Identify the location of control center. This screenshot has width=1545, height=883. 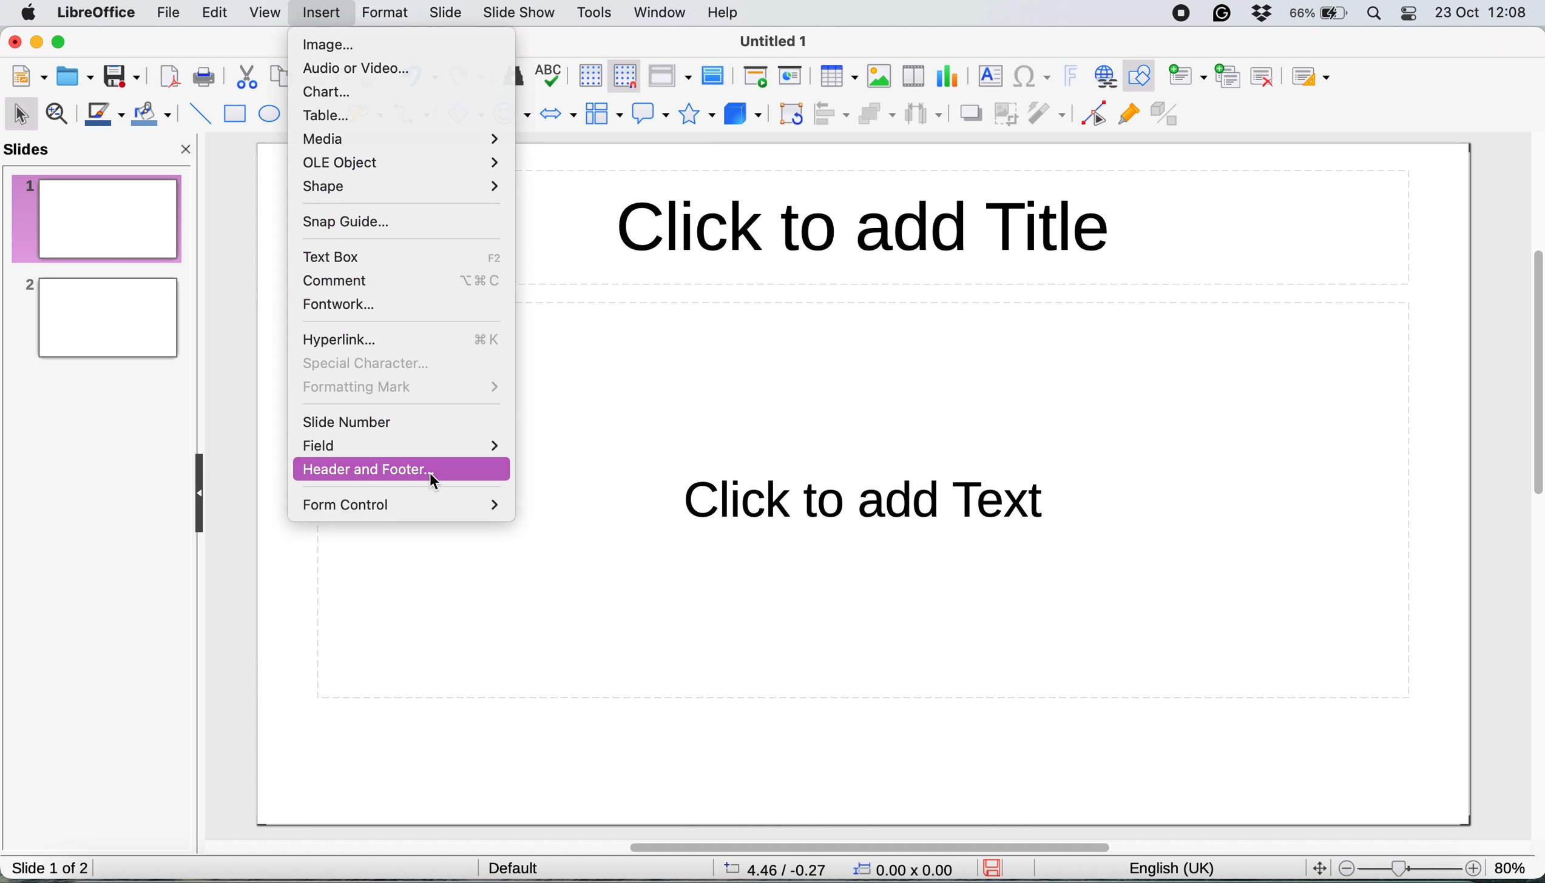
(1410, 15).